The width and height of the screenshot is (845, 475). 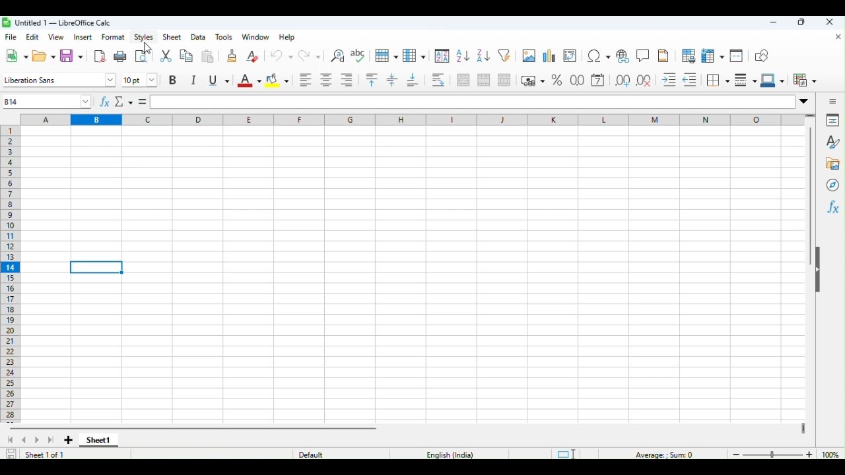 I want to click on Format as date, so click(x=599, y=79).